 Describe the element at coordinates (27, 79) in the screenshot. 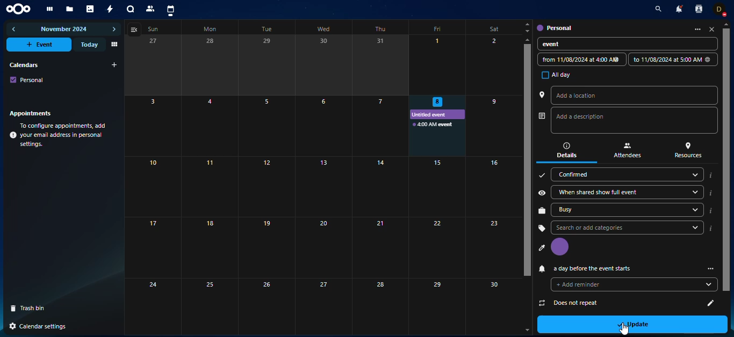

I see `personal` at that location.